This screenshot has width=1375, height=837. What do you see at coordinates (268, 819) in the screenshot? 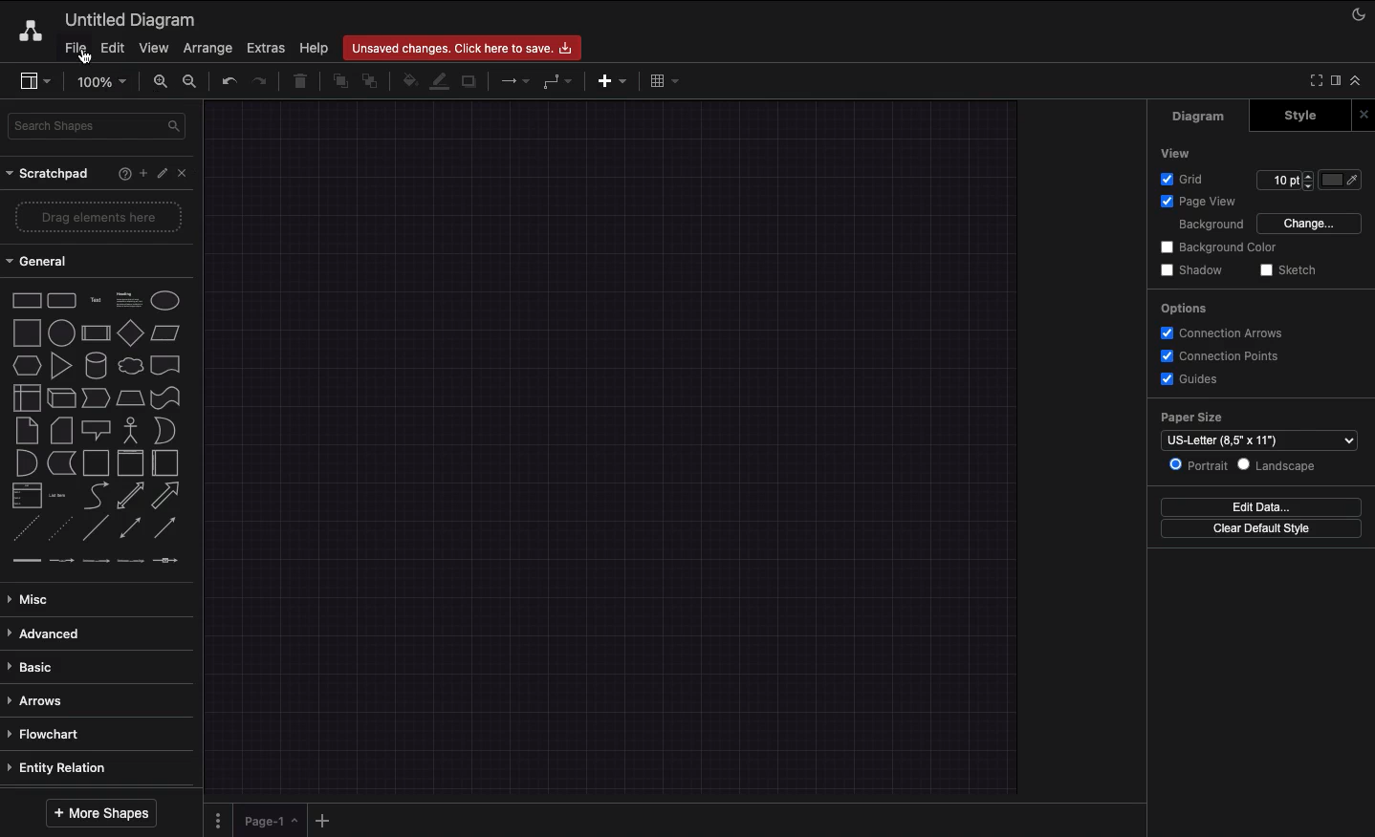
I see `Page 1` at bounding box center [268, 819].